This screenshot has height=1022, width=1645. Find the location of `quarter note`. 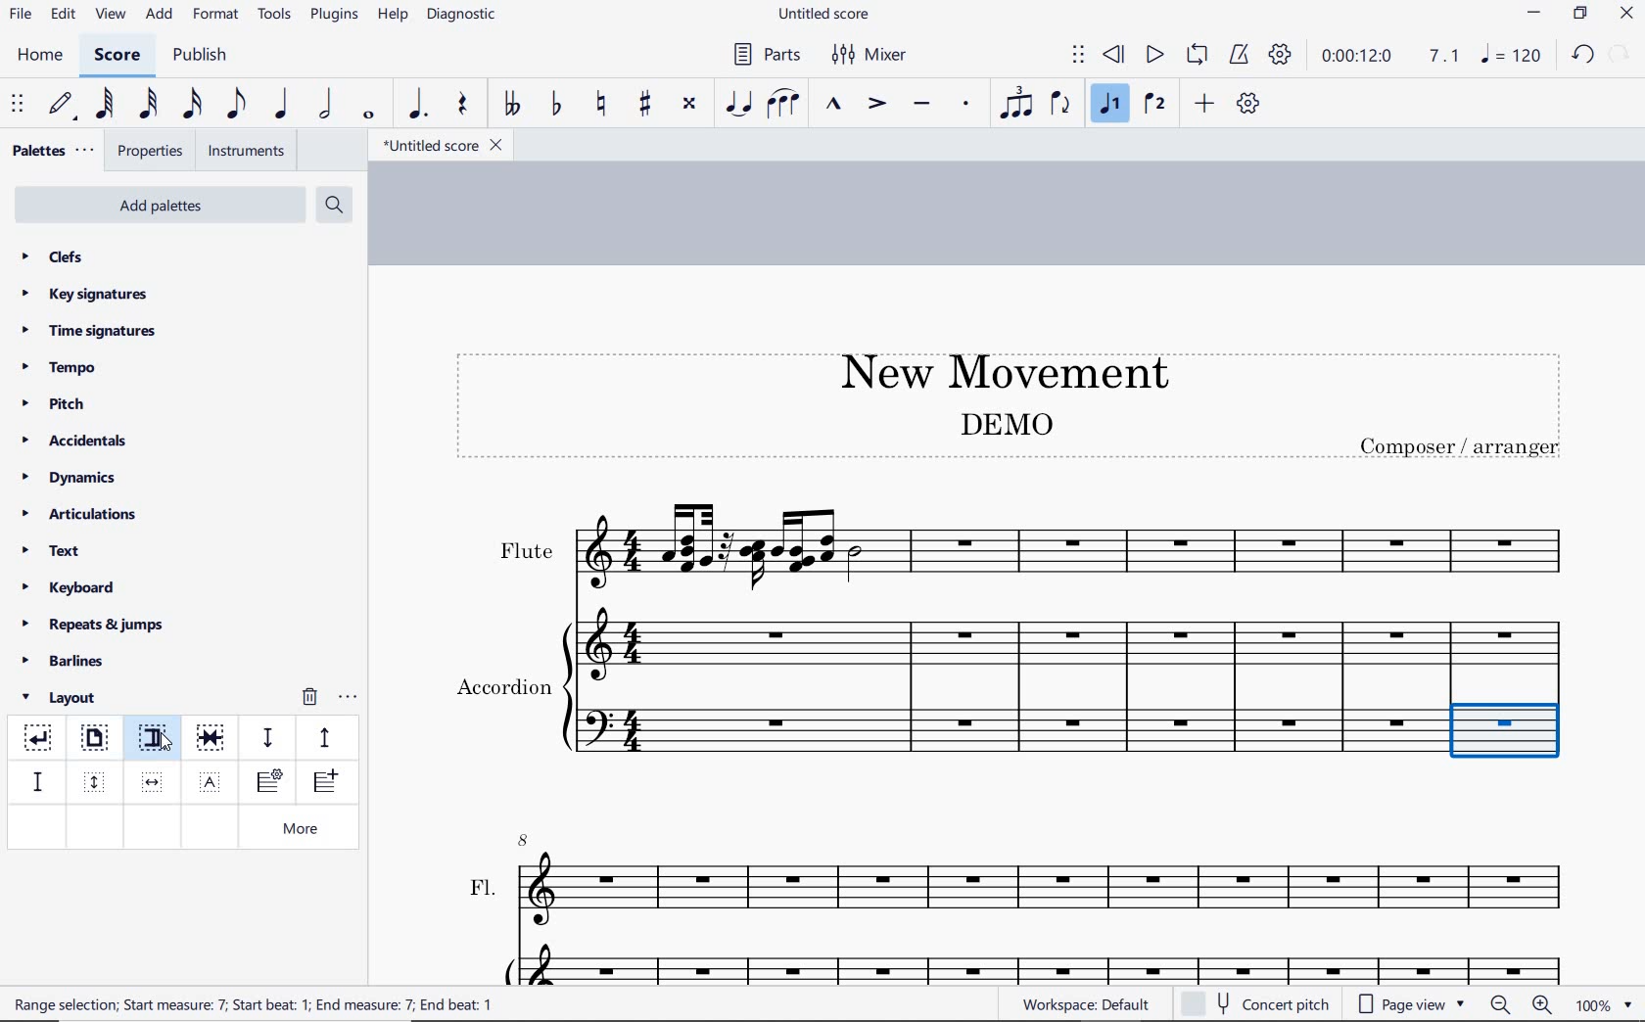

quarter note is located at coordinates (280, 105).